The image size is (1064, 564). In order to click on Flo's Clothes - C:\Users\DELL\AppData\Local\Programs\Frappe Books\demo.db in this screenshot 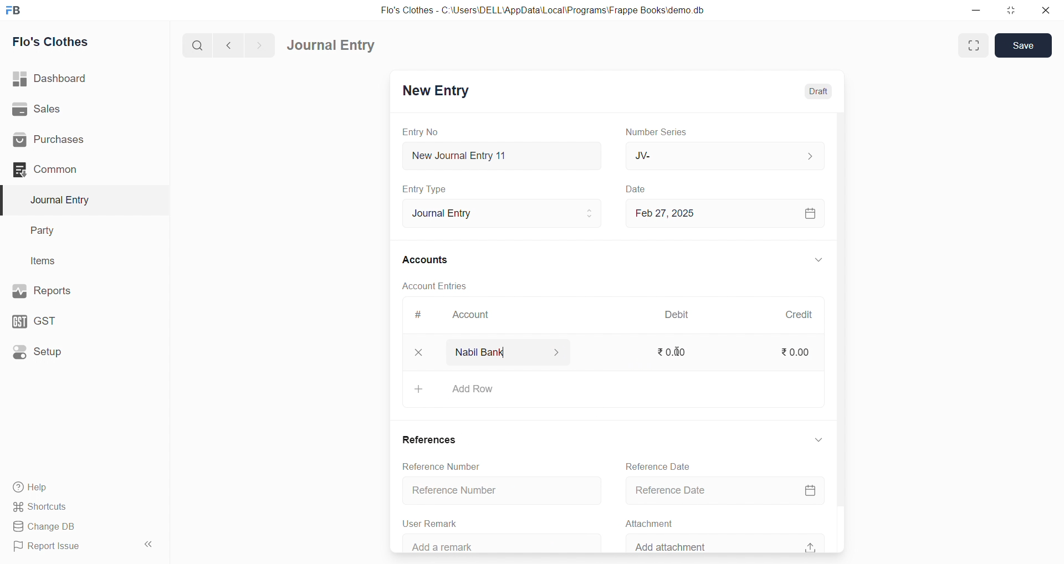, I will do `click(543, 9)`.